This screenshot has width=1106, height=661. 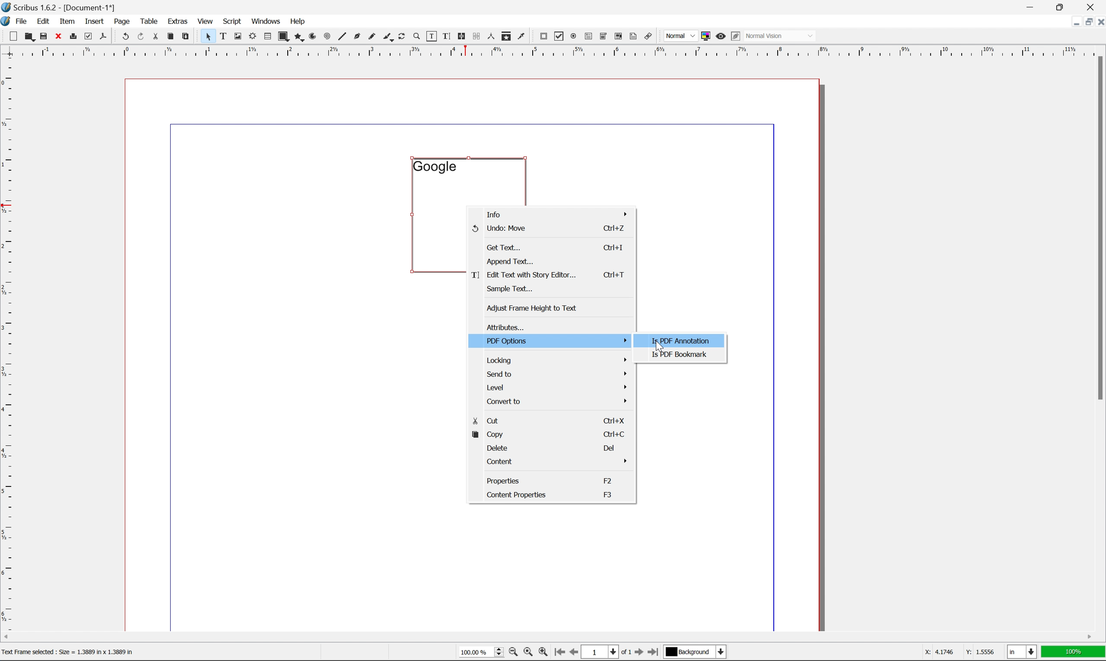 What do you see at coordinates (29, 37) in the screenshot?
I see `open` at bounding box center [29, 37].